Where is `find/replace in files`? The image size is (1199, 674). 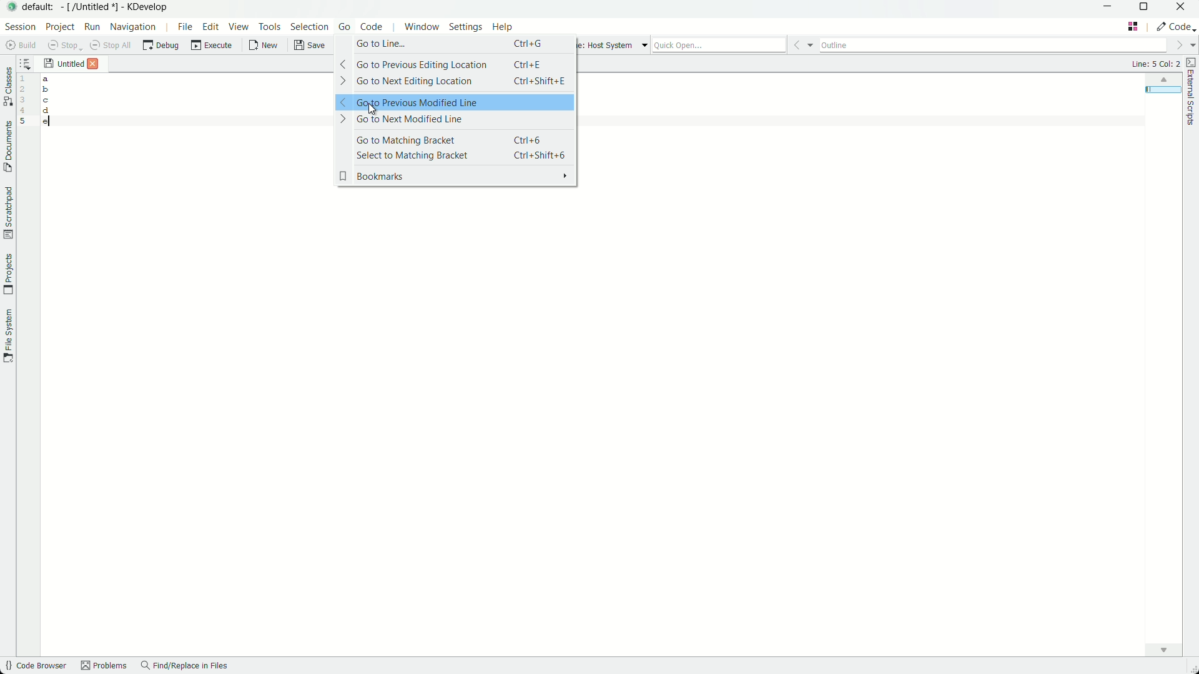 find/replace in files is located at coordinates (187, 668).